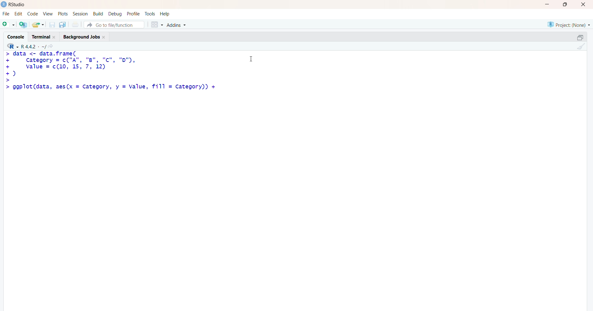 This screenshot has width=593, height=311. Describe the element at coordinates (32, 14) in the screenshot. I see `code` at that location.